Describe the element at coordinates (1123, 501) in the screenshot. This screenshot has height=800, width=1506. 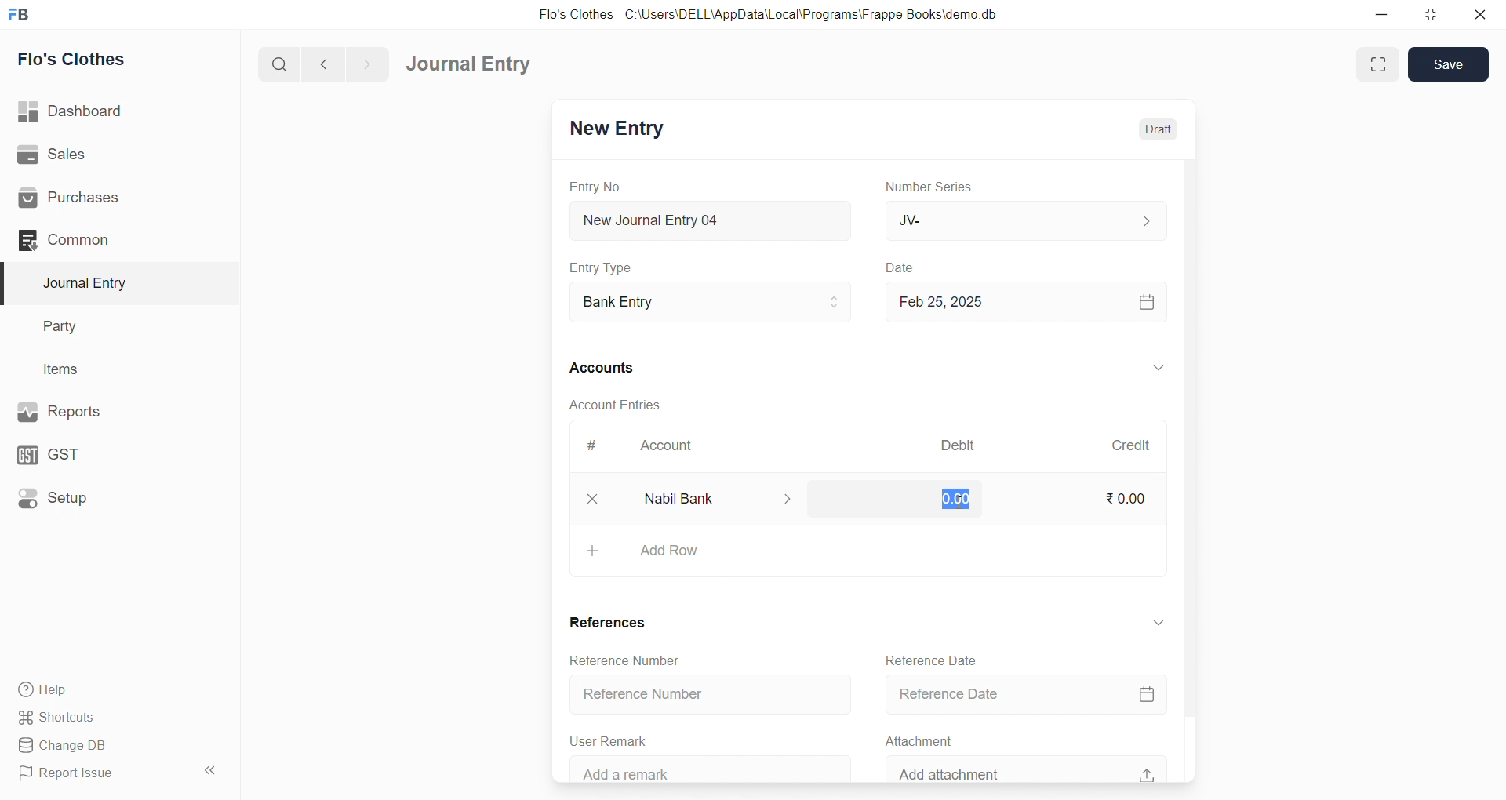
I see `₹ 0.00` at that location.